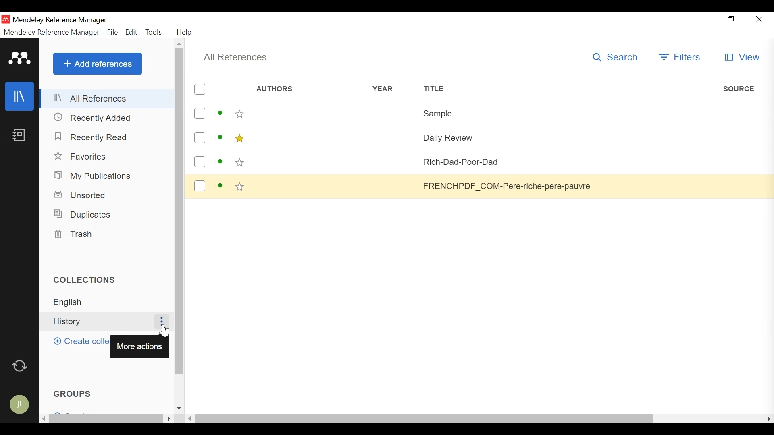 This screenshot has width=774, height=435. Describe the element at coordinates (199, 138) in the screenshot. I see `(un)select` at that location.